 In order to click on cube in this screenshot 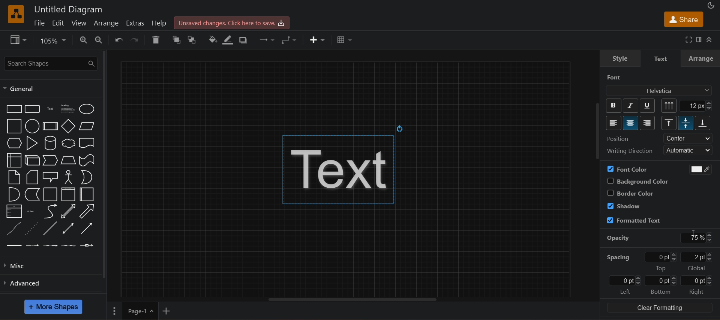, I will do `click(33, 160)`.